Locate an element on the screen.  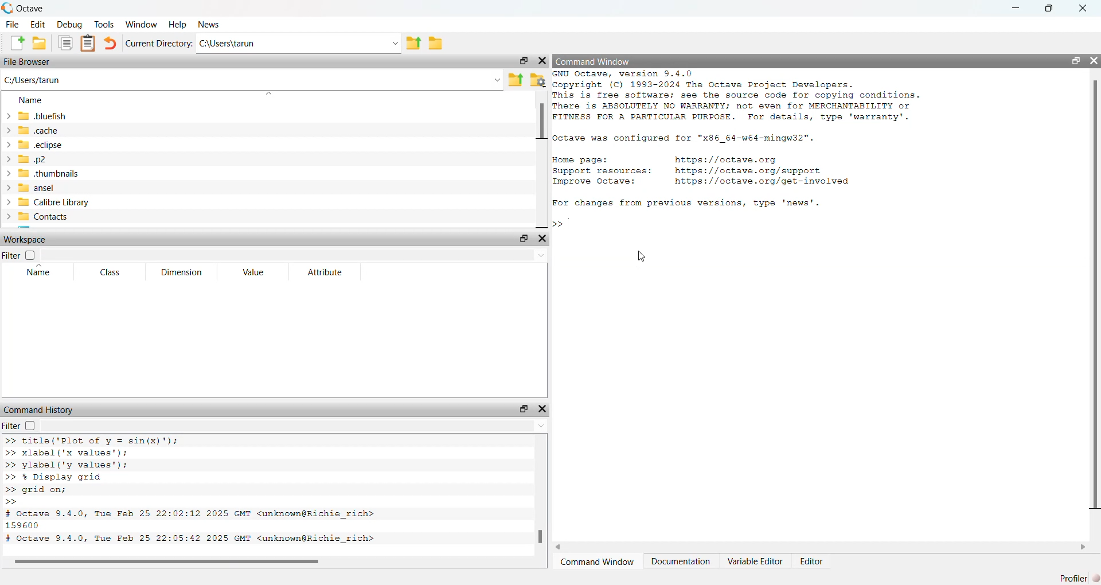
Command Window is located at coordinates (603, 61).